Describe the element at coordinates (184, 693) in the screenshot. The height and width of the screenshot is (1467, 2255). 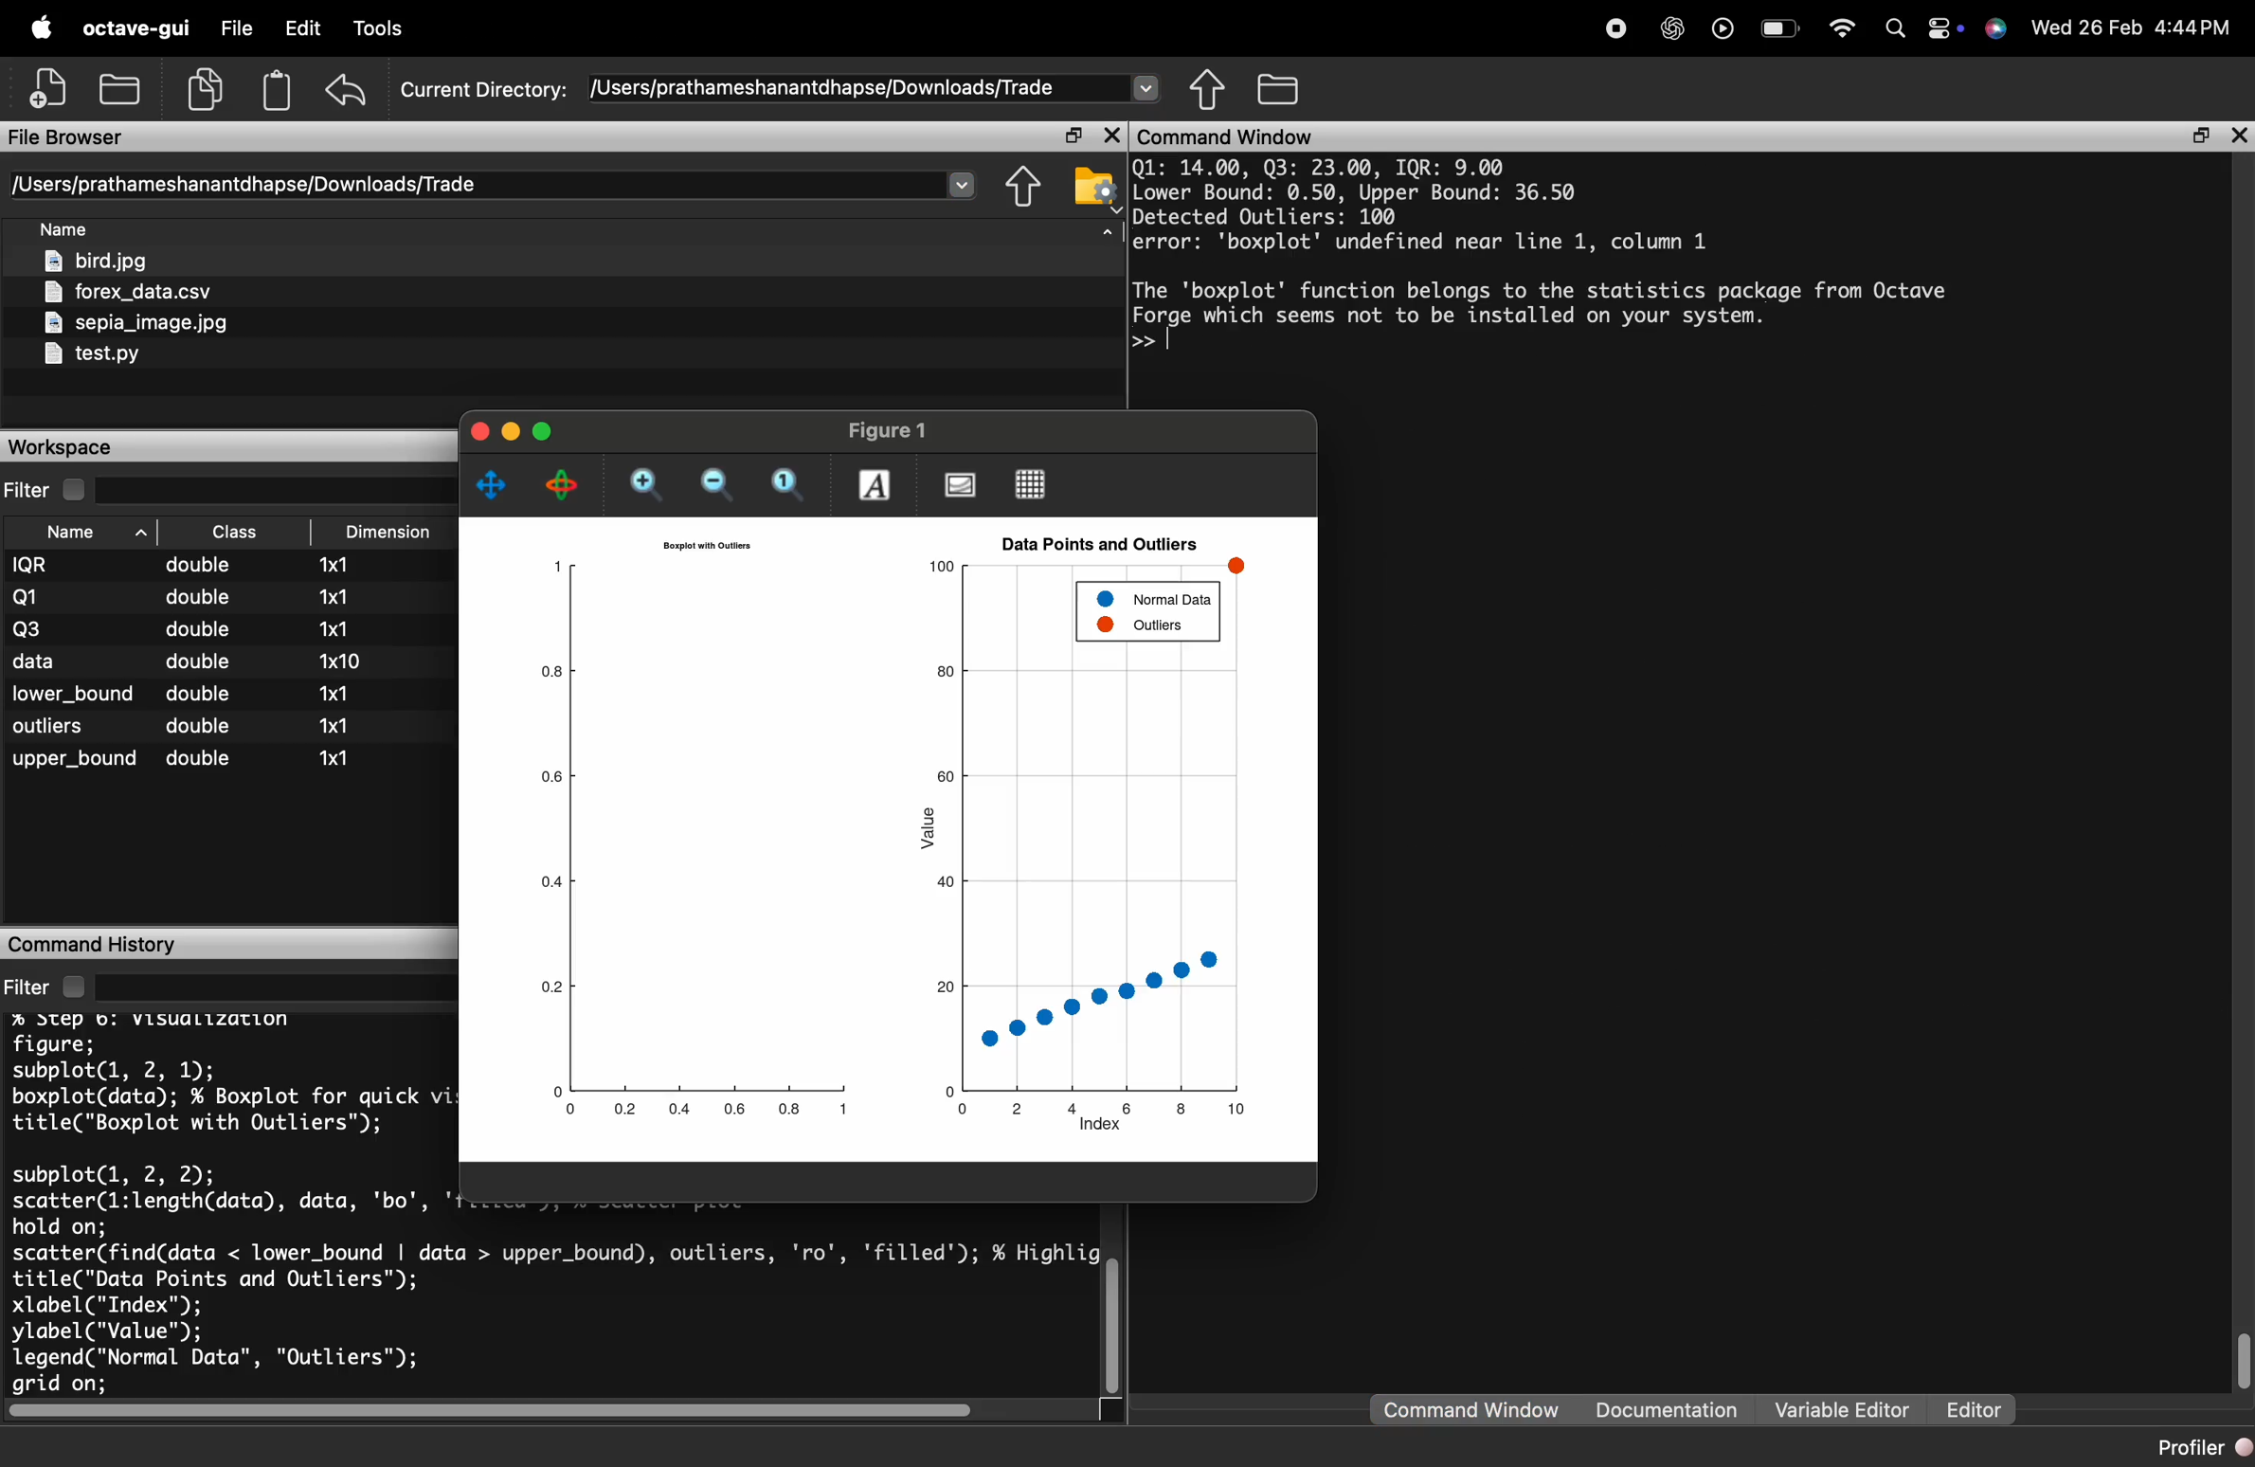
I see `lower_bound double 1x1` at that location.